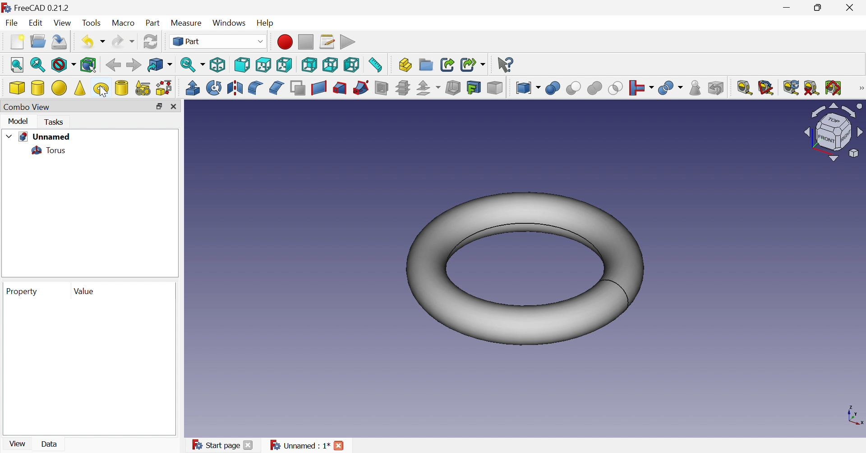 The image size is (866, 453). What do you see at coordinates (860, 88) in the screenshot?
I see `Measure` at bounding box center [860, 88].